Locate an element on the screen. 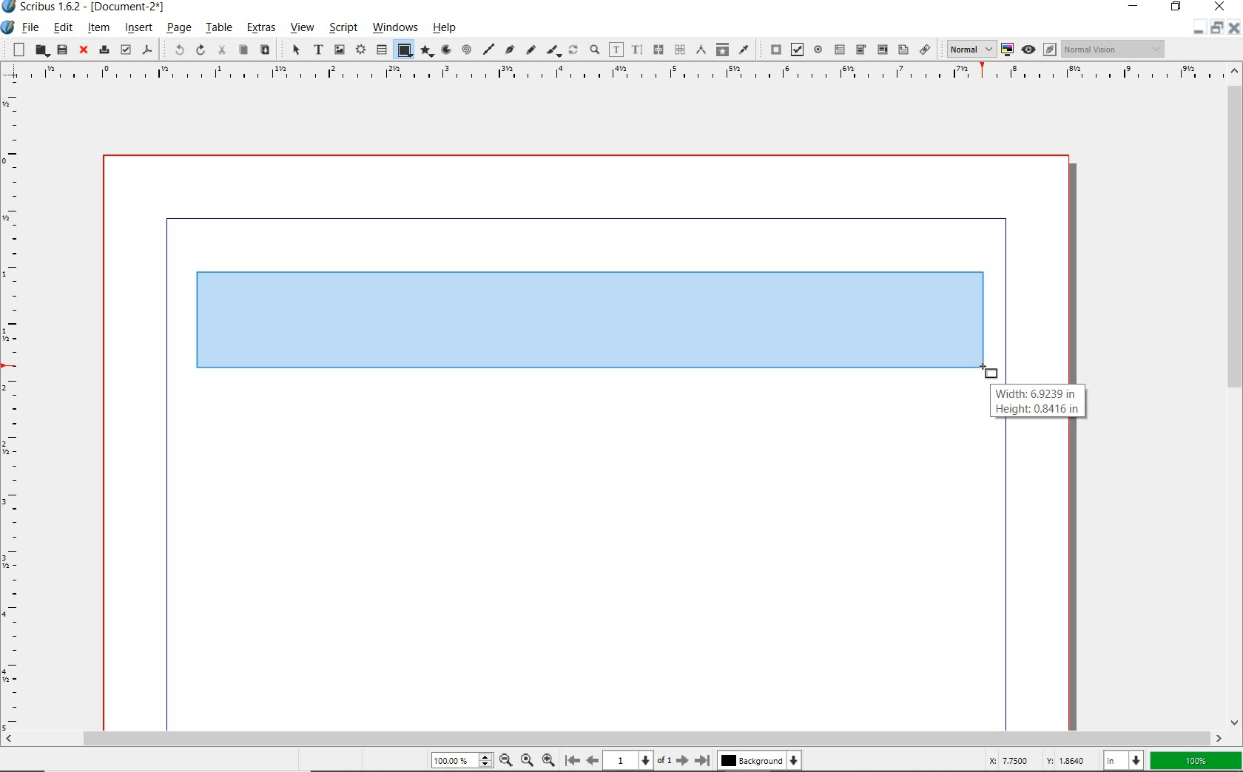 The image size is (1243, 772). pdf text field is located at coordinates (840, 50).